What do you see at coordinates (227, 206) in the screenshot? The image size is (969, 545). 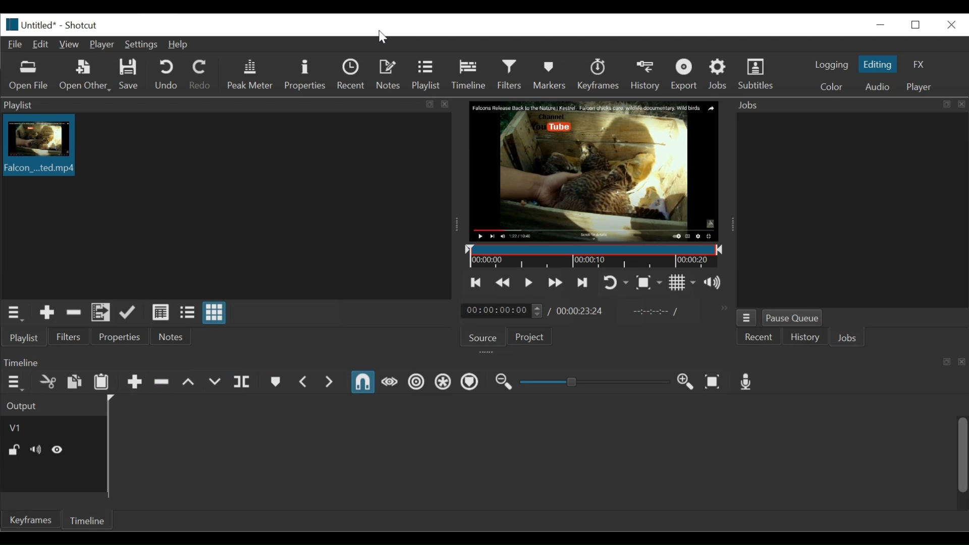 I see `Clip thumbnail` at bounding box center [227, 206].